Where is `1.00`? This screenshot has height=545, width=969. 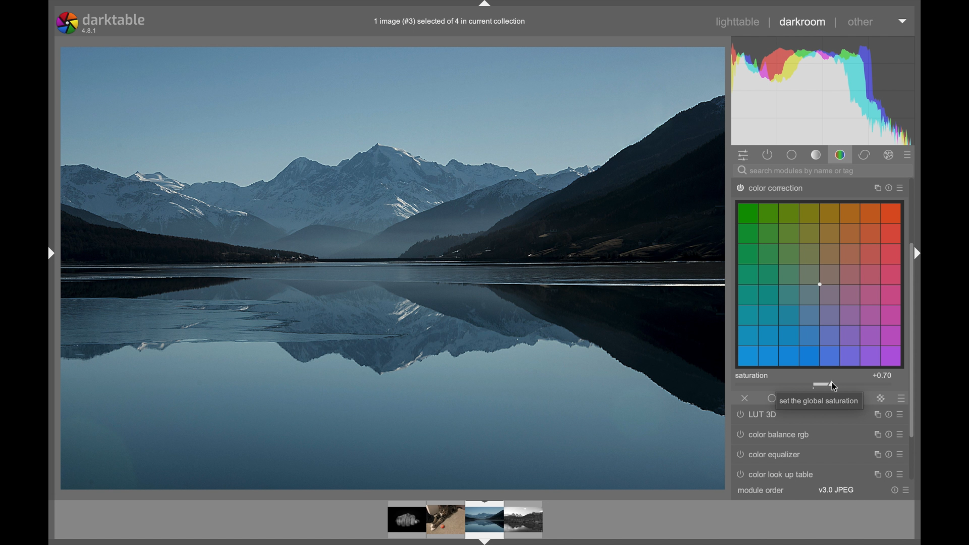
1.00 is located at coordinates (884, 375).